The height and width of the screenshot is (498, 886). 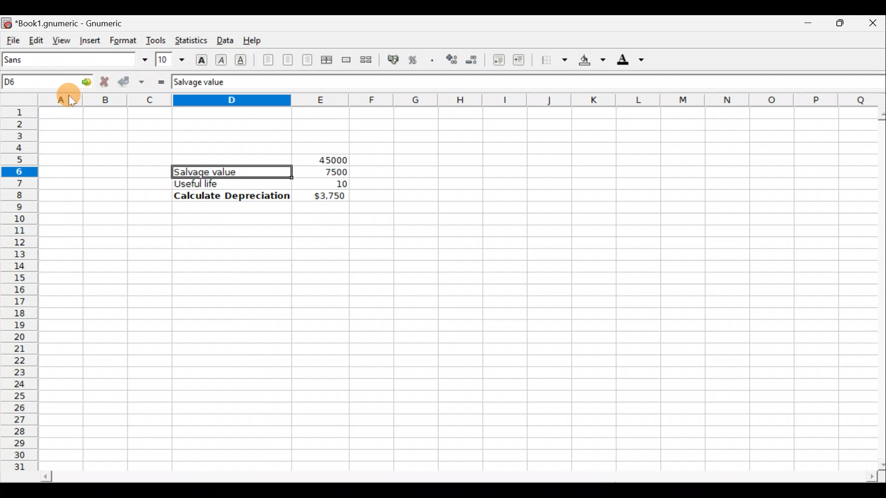 What do you see at coordinates (329, 196) in the screenshot?
I see `$3,750` at bounding box center [329, 196].